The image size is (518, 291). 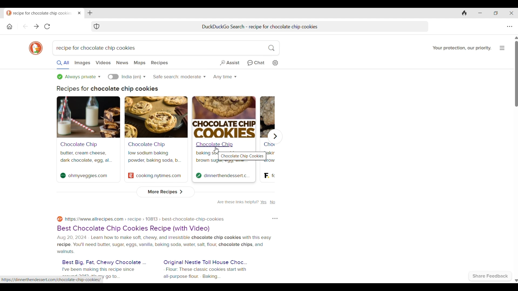 I want to click on Browser settings, so click(x=509, y=27).